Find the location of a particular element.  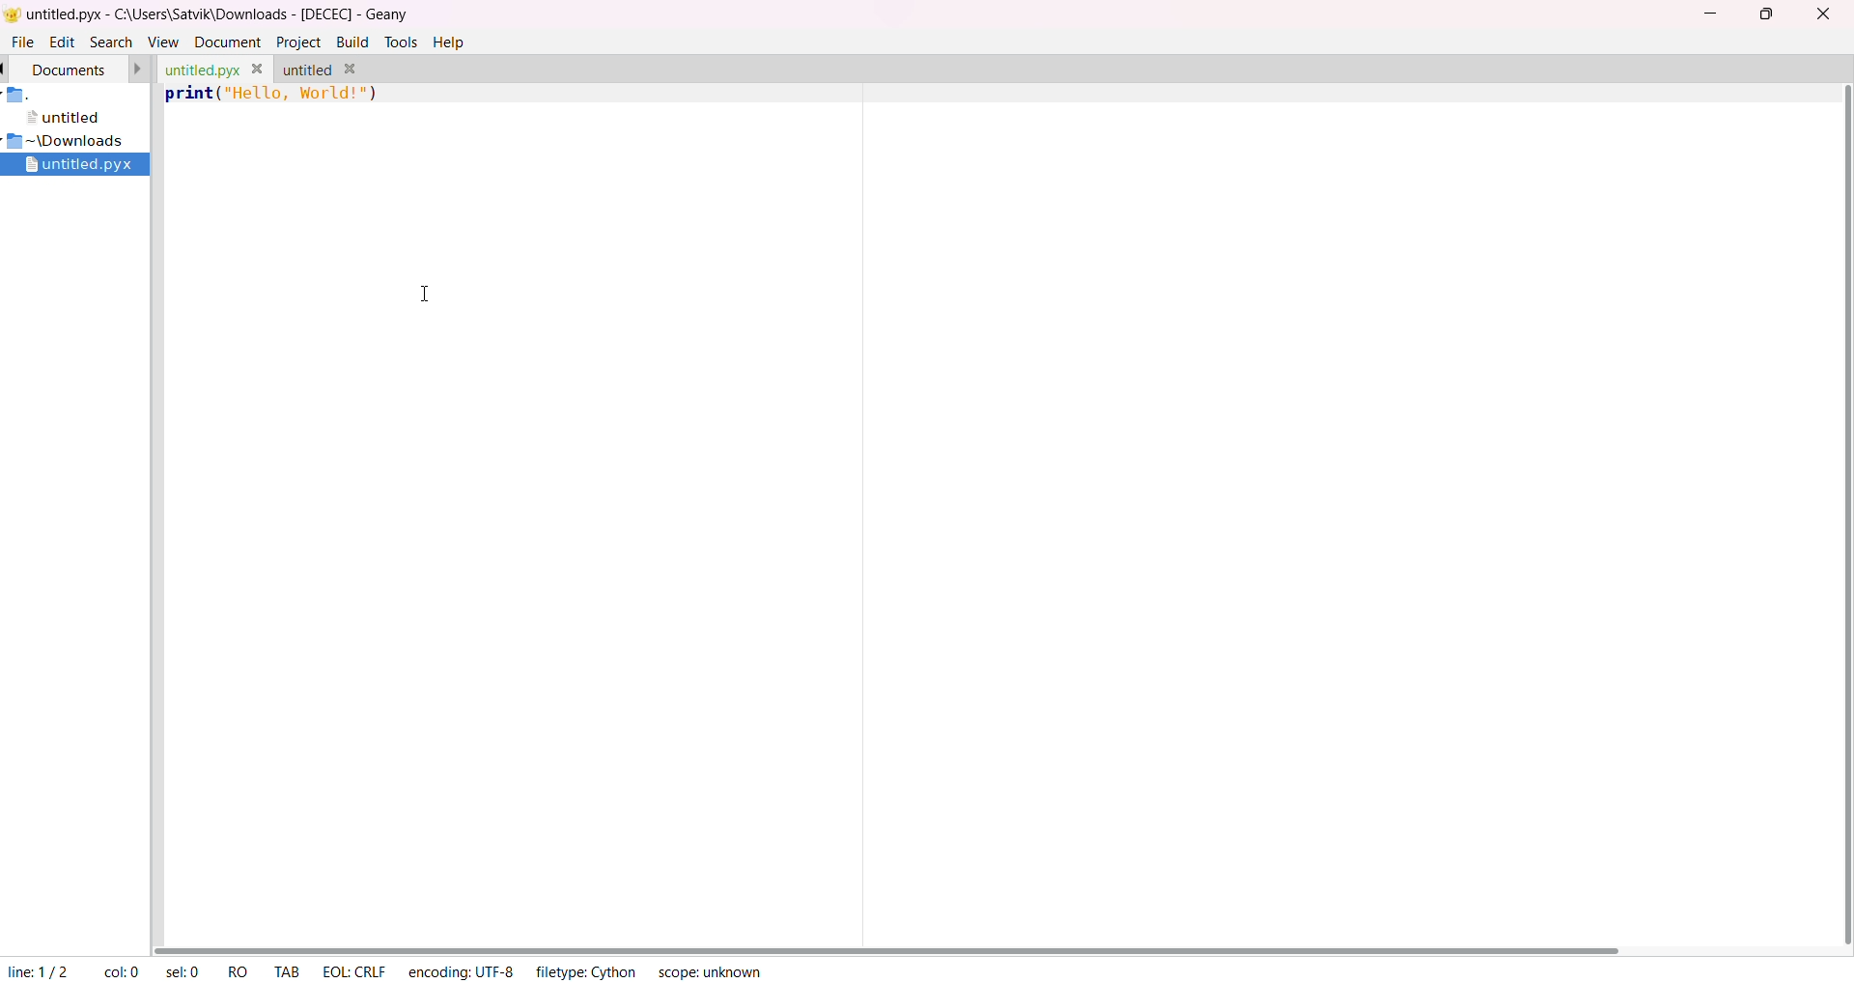

scope: unknown is located at coordinates (711, 971).